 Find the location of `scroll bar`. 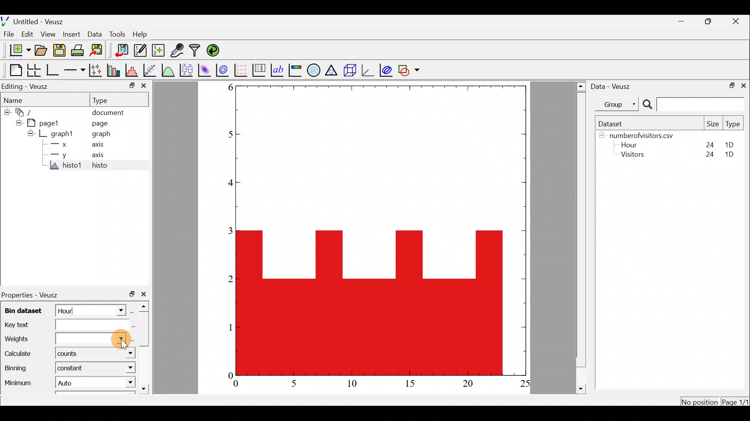

scroll bar is located at coordinates (580, 237).